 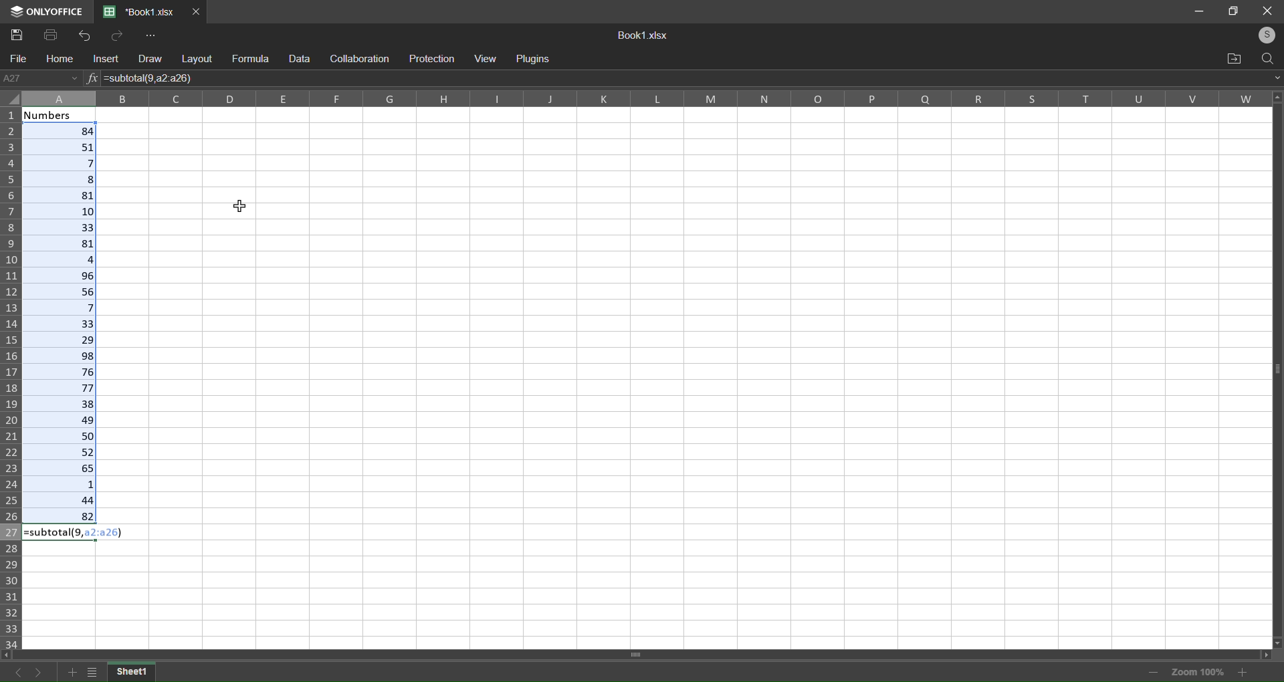 I want to click on expand, so click(x=1275, y=76).